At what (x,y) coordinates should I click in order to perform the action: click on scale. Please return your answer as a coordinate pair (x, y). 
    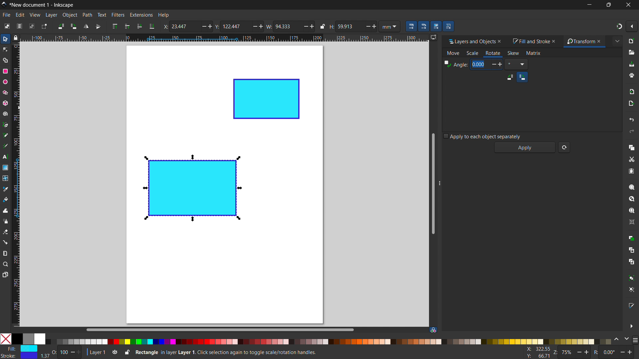
    Looking at the image, I should click on (472, 54).